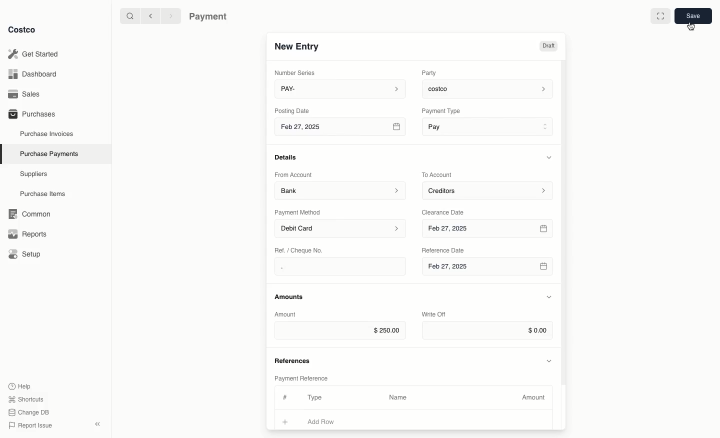 This screenshot has height=438, width=720. Describe the element at coordinates (438, 174) in the screenshot. I see `To Account` at that location.